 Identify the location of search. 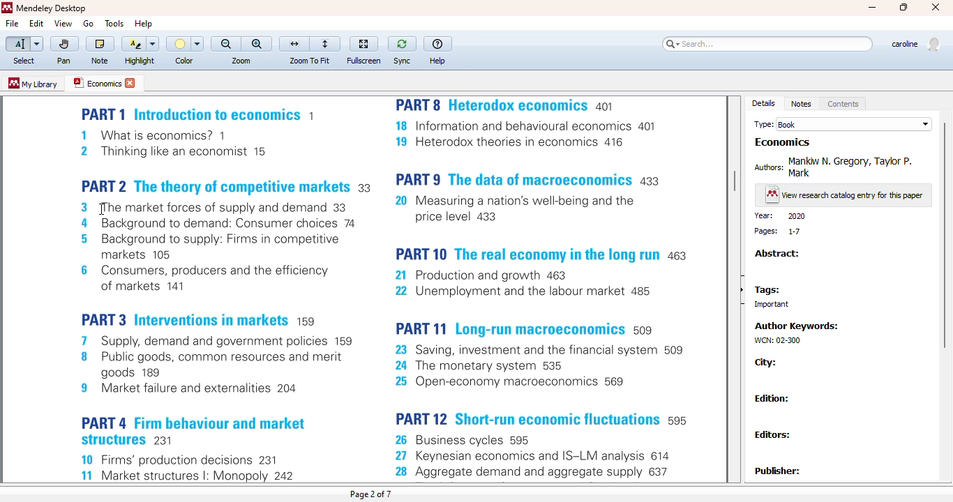
(767, 45).